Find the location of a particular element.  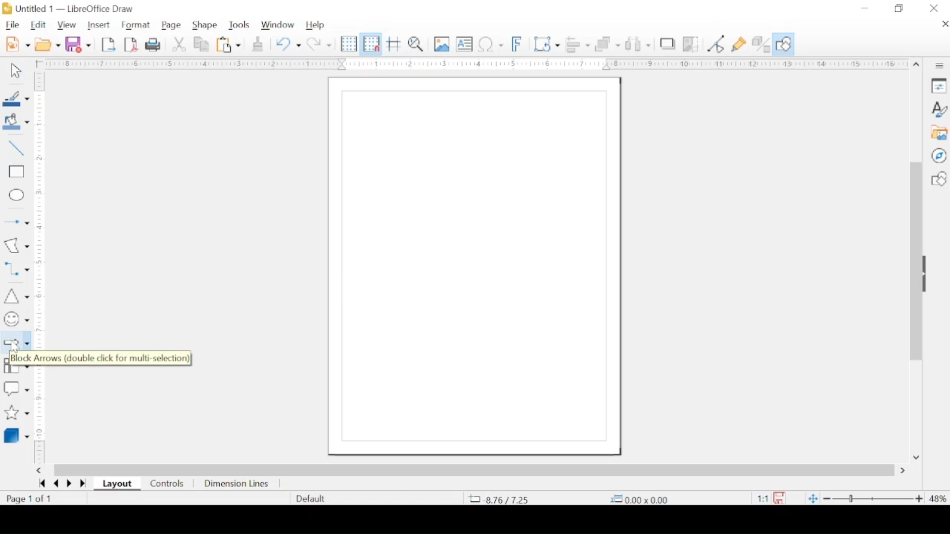

default is located at coordinates (311, 498).